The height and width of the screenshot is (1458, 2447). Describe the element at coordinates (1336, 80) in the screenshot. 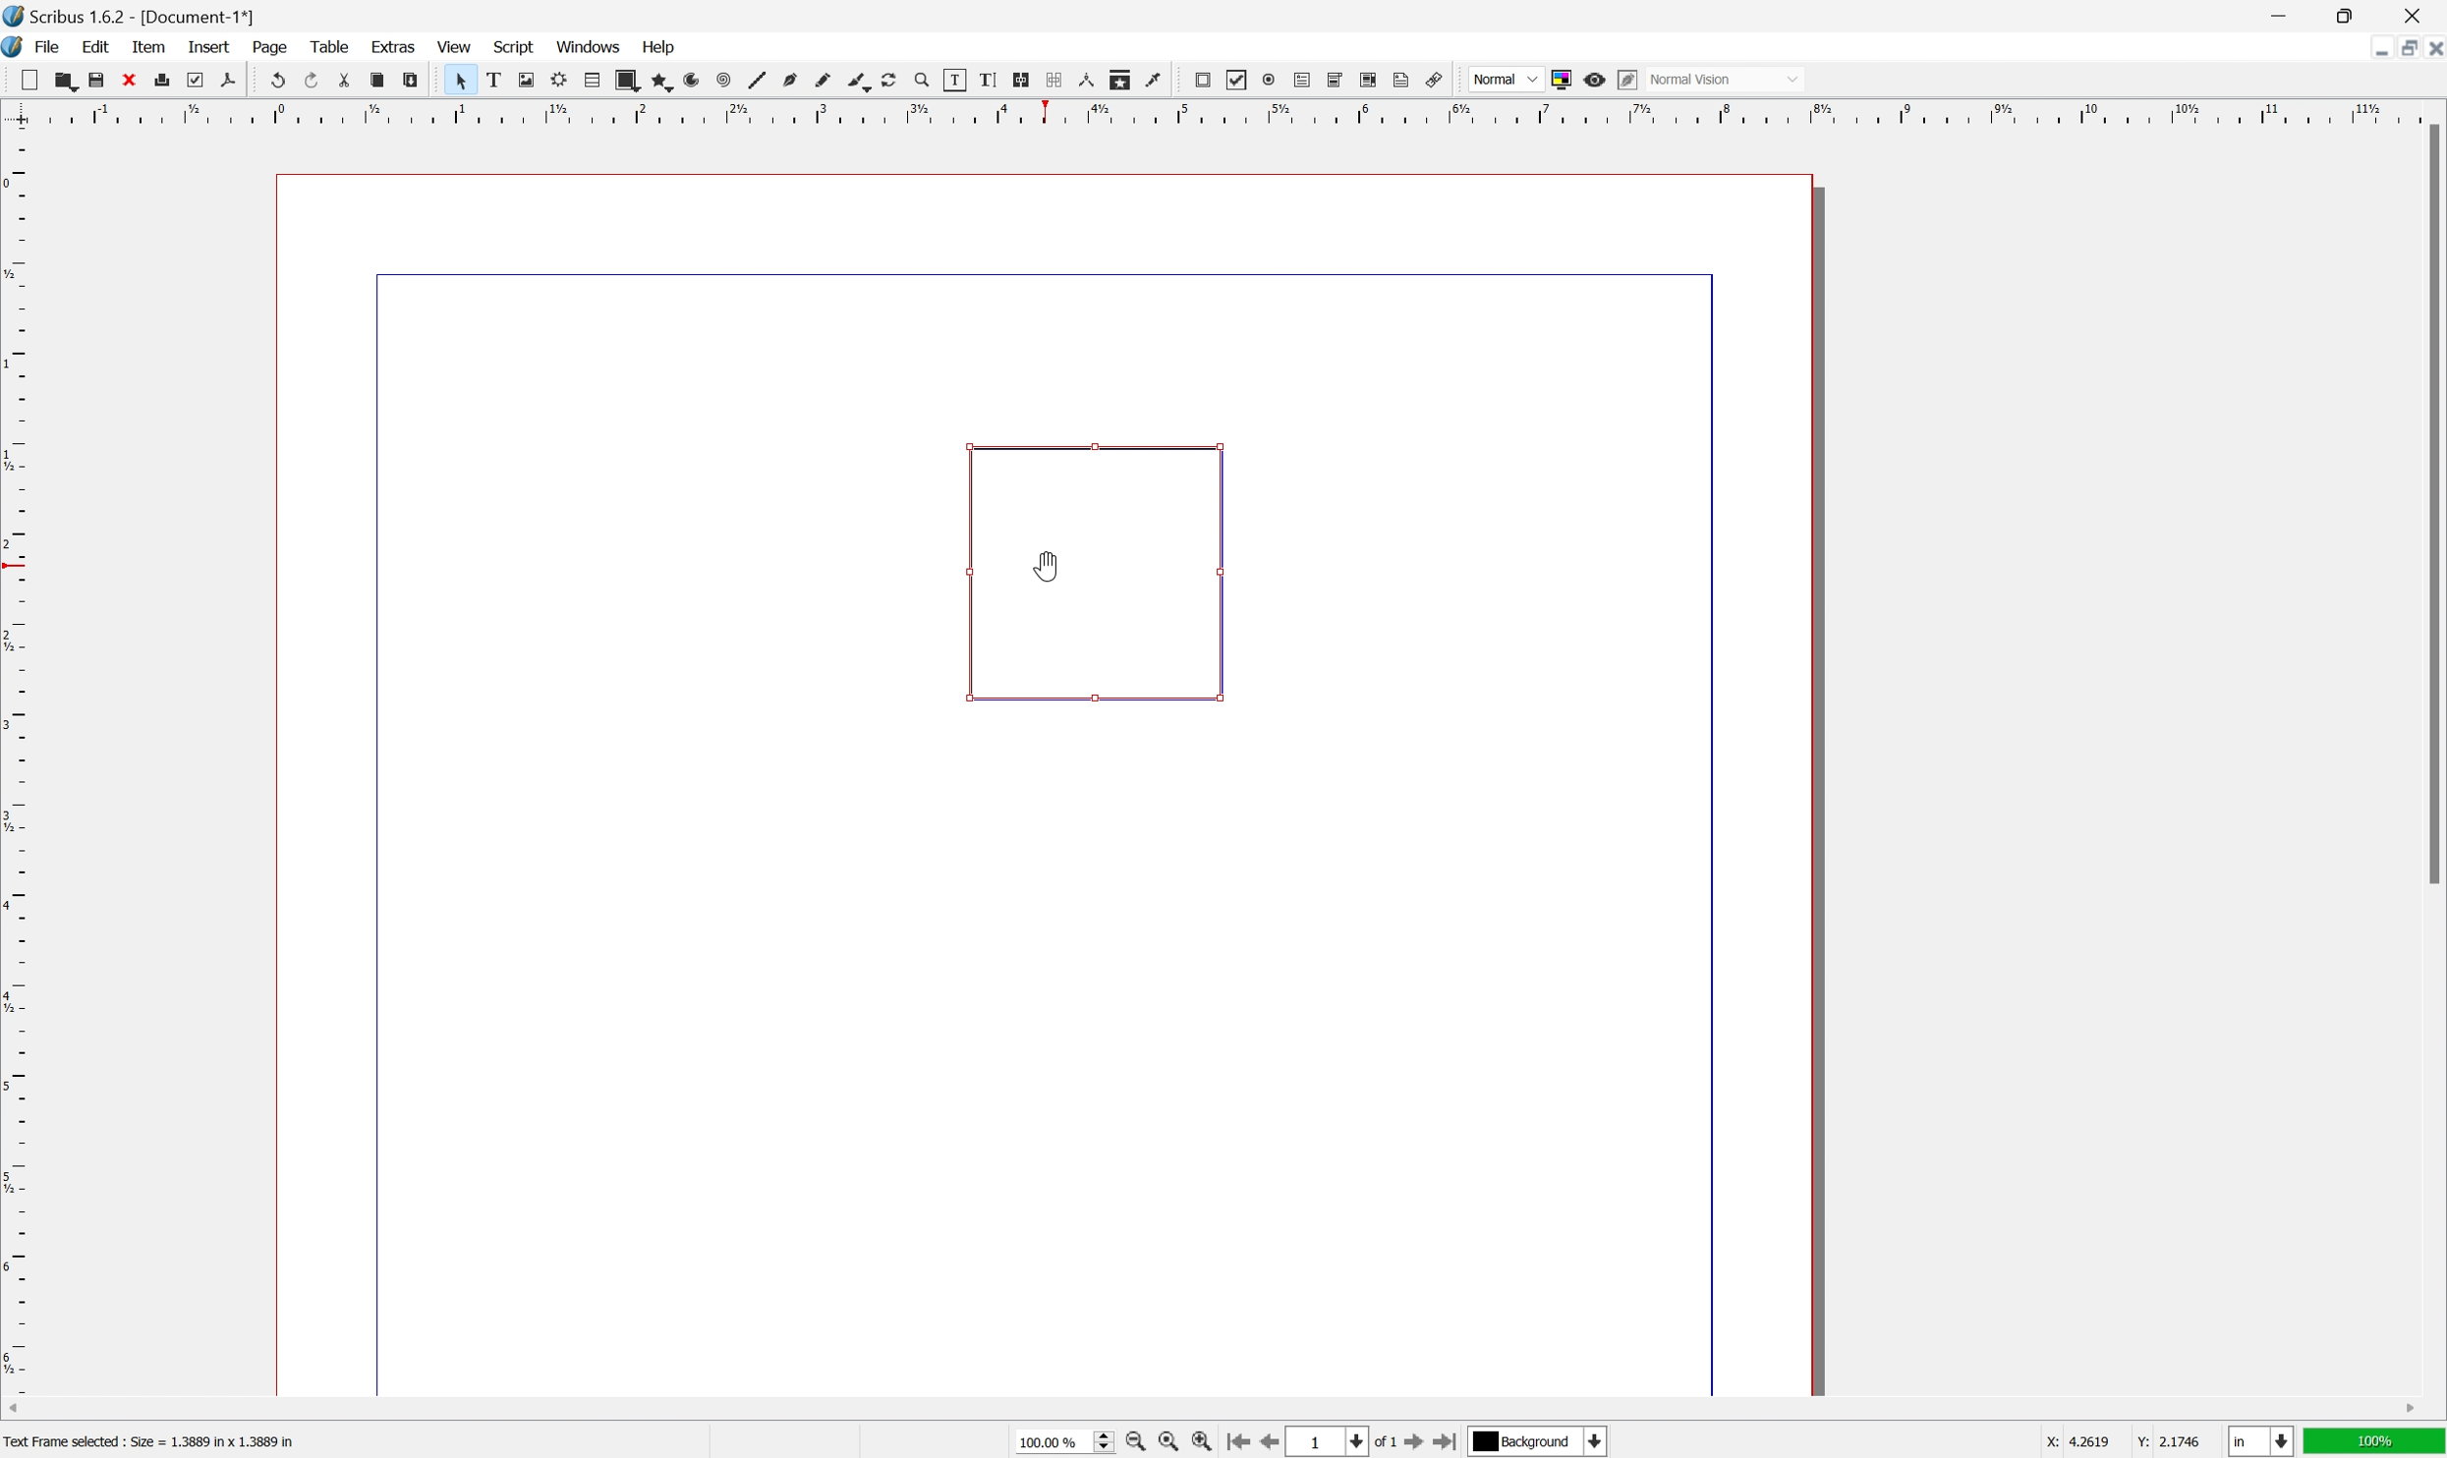

I see `pdf combo box` at that location.